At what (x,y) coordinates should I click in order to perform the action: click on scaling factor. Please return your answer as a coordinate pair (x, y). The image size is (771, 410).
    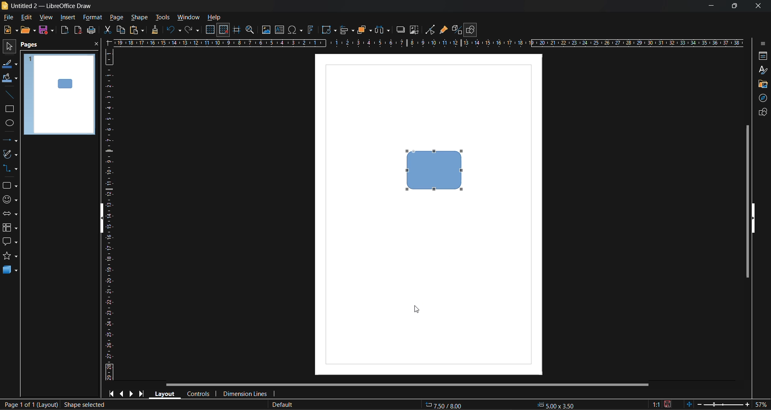
    Looking at the image, I should click on (657, 405).